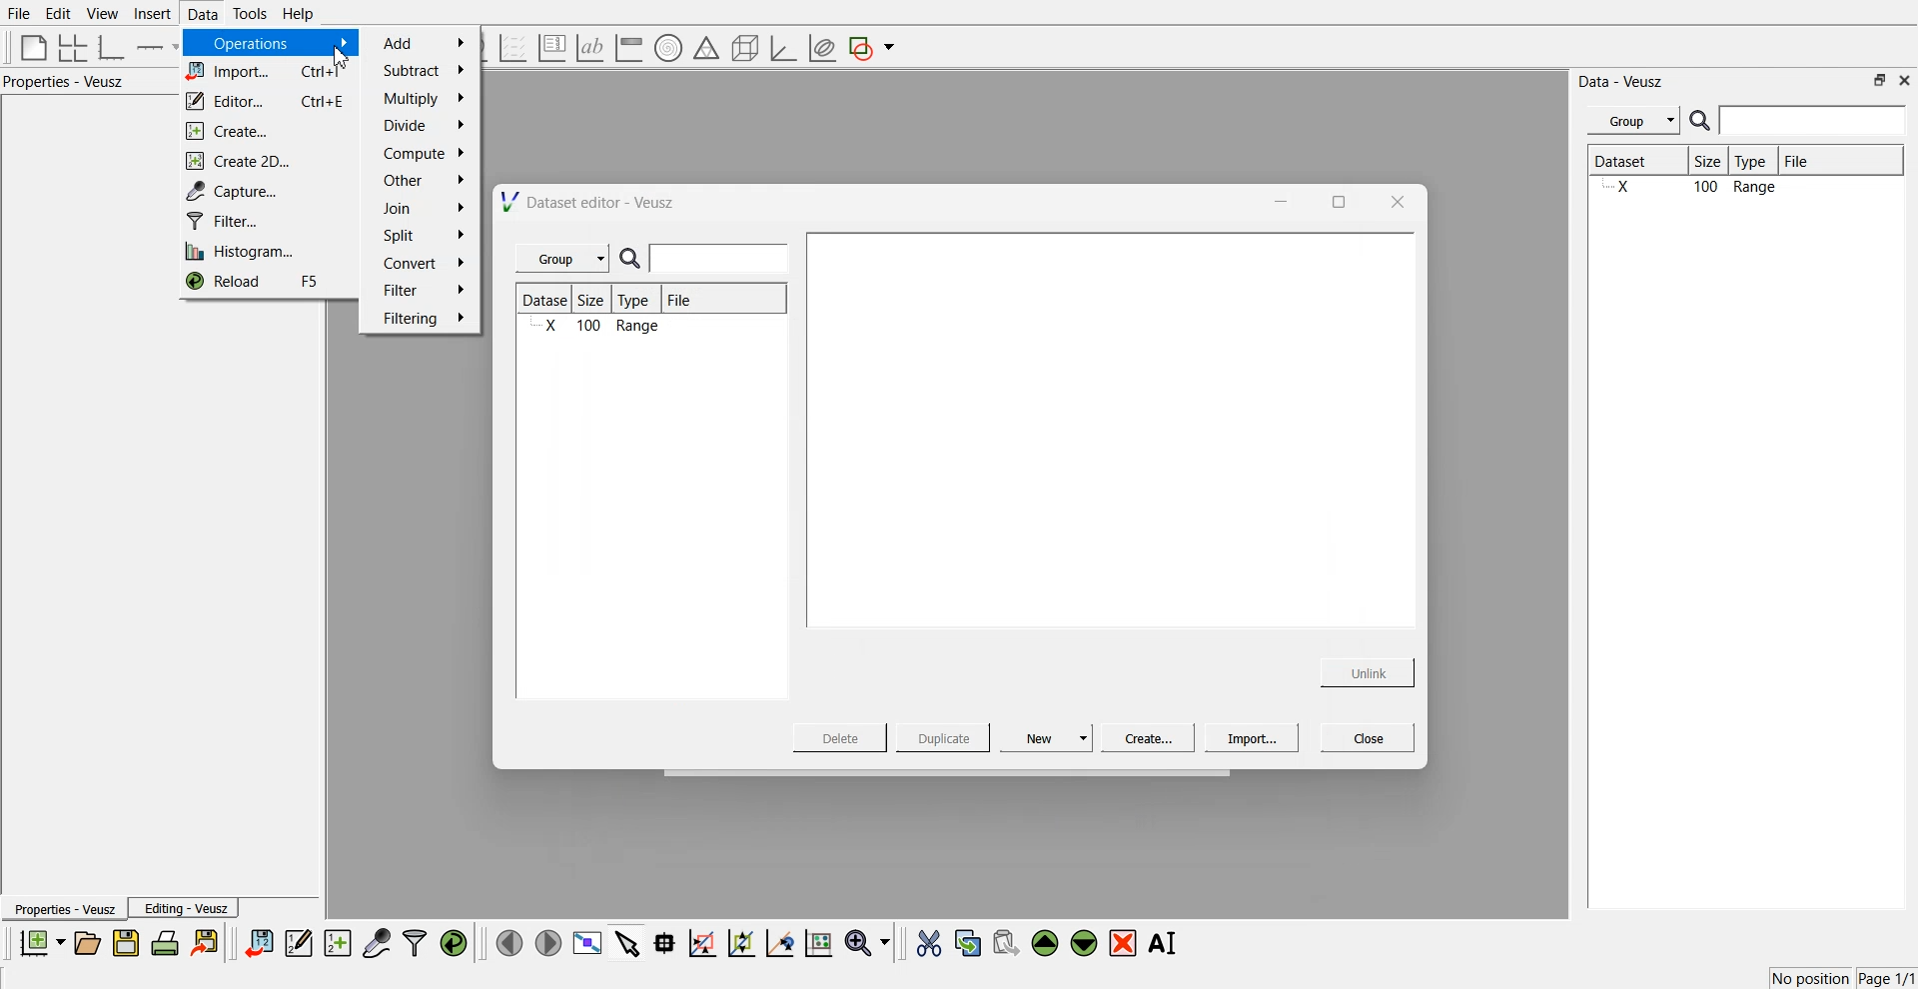  I want to click on Create 2D..., so click(267, 161).